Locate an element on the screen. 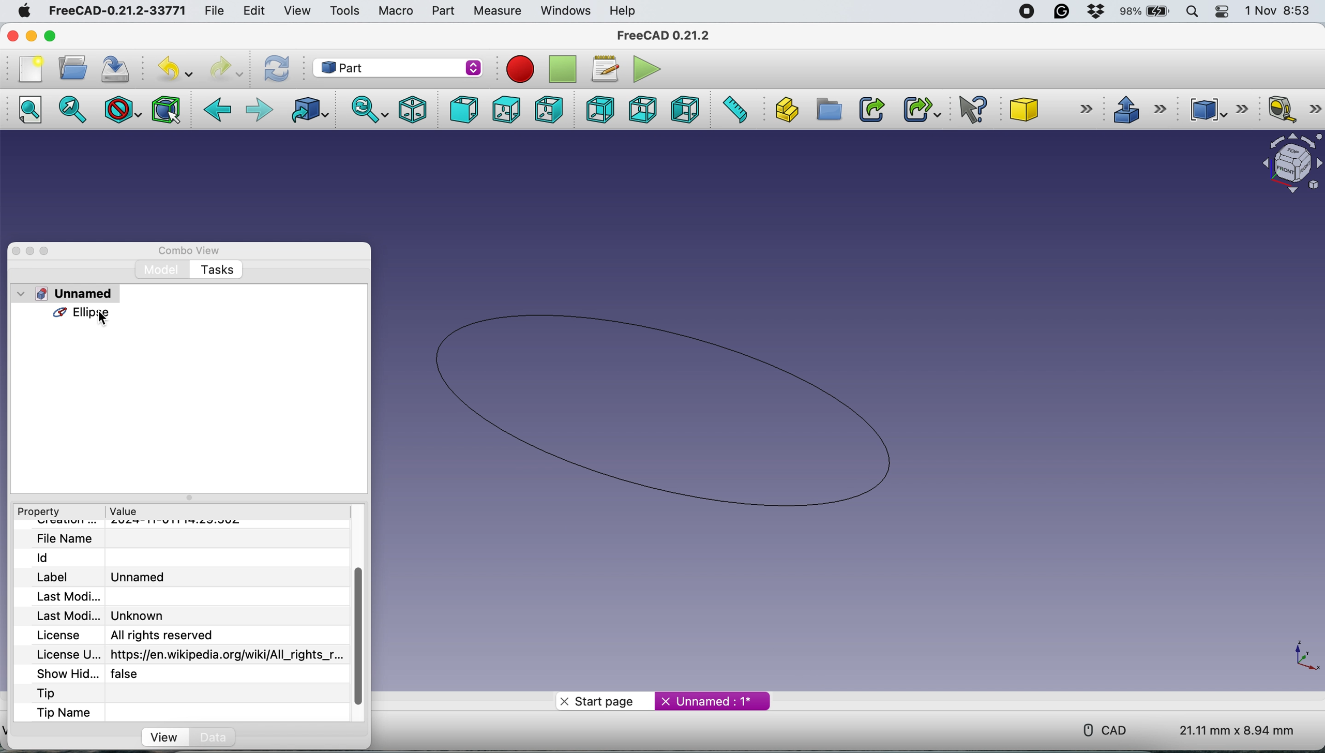 This screenshot has width=1325, height=753. record macros is located at coordinates (520, 68).